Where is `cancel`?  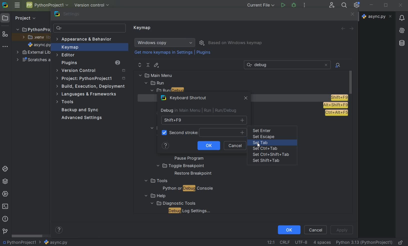
cancel is located at coordinates (236, 146).